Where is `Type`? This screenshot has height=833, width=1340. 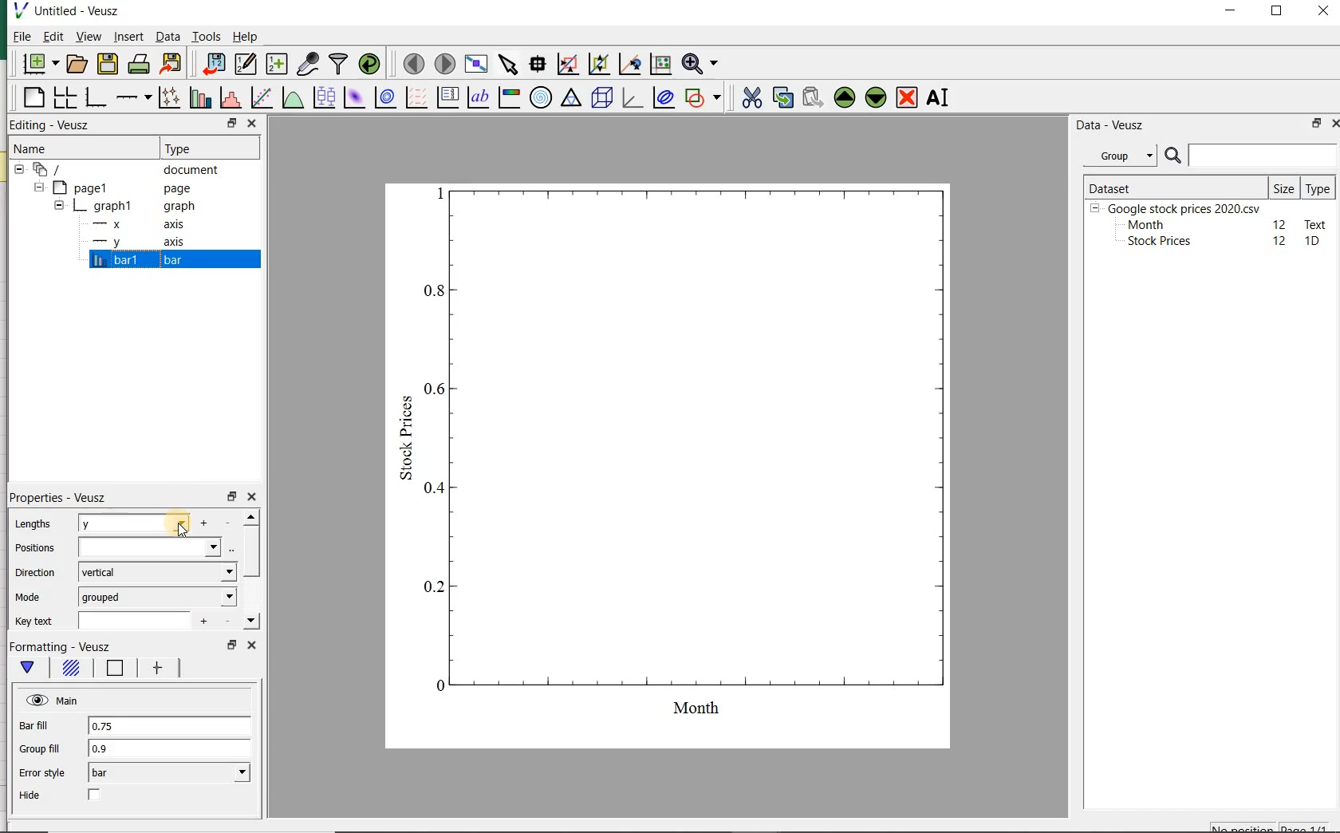
Type is located at coordinates (199, 147).